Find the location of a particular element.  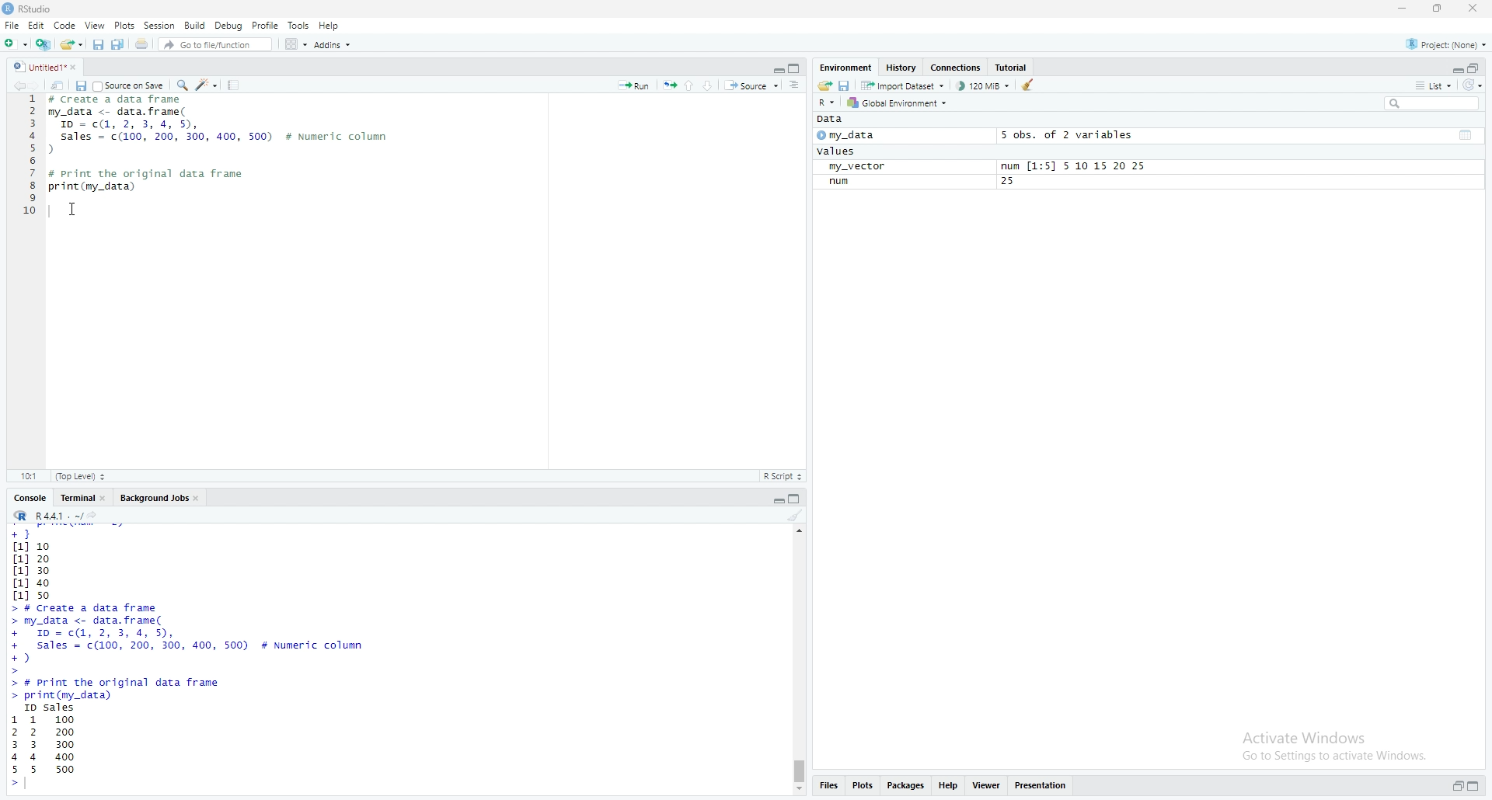

table is located at coordinates (1466, 134).